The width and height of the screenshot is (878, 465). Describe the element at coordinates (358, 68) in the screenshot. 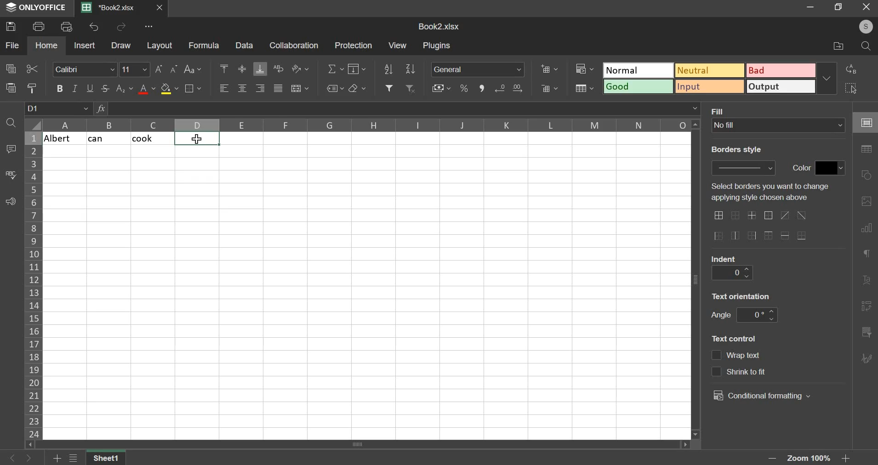

I see `fill` at that location.